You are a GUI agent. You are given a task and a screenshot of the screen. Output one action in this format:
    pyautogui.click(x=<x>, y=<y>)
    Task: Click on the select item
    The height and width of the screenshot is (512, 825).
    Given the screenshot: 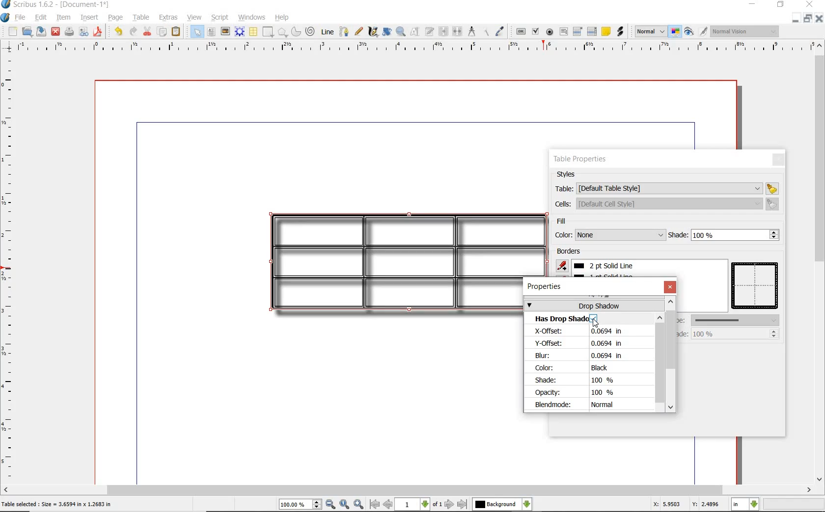 What is the action you would take?
    pyautogui.click(x=196, y=31)
    